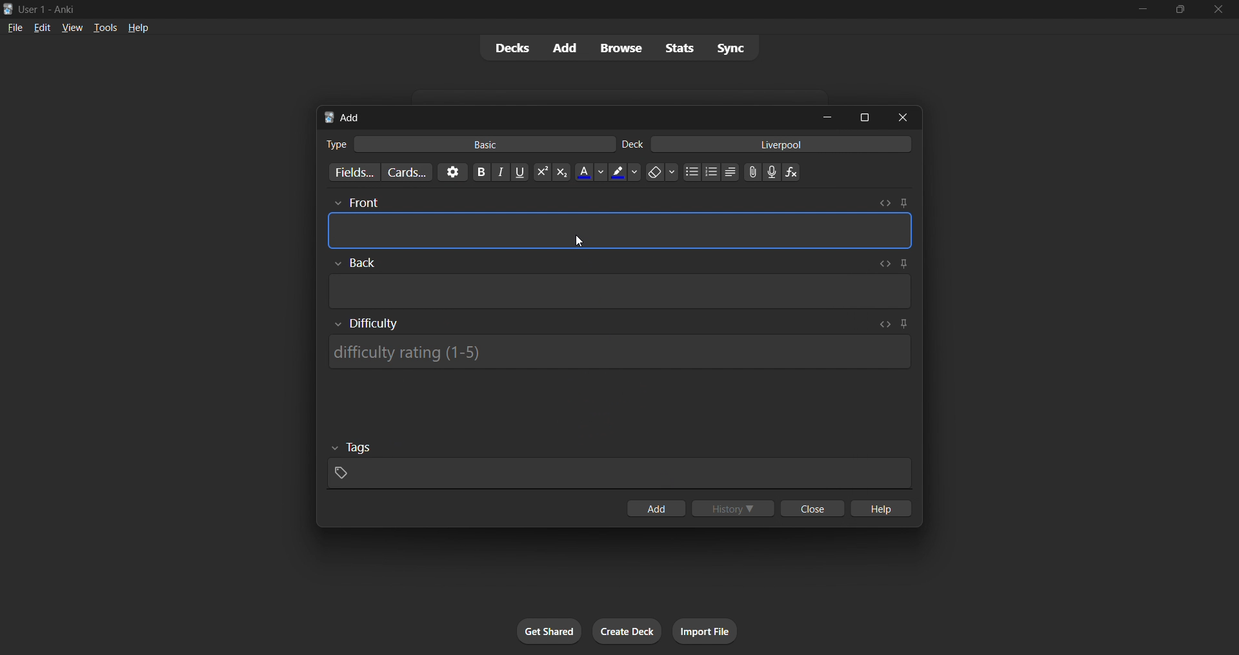  I want to click on Difficulty rating input box, so click(619, 352).